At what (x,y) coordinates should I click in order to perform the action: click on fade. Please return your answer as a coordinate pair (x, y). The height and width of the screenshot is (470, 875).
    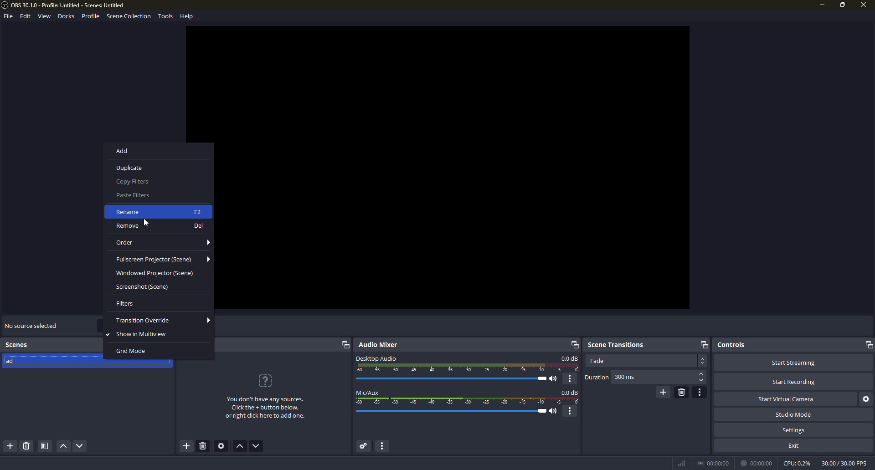
    Looking at the image, I should click on (597, 361).